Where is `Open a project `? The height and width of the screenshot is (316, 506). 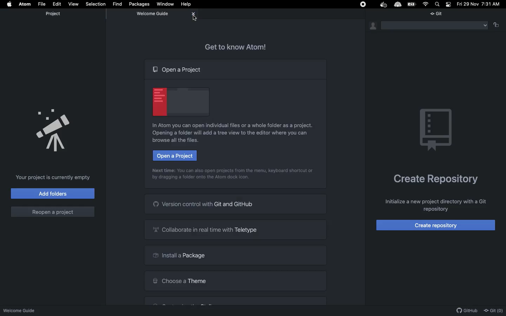 Open a project  is located at coordinates (176, 155).